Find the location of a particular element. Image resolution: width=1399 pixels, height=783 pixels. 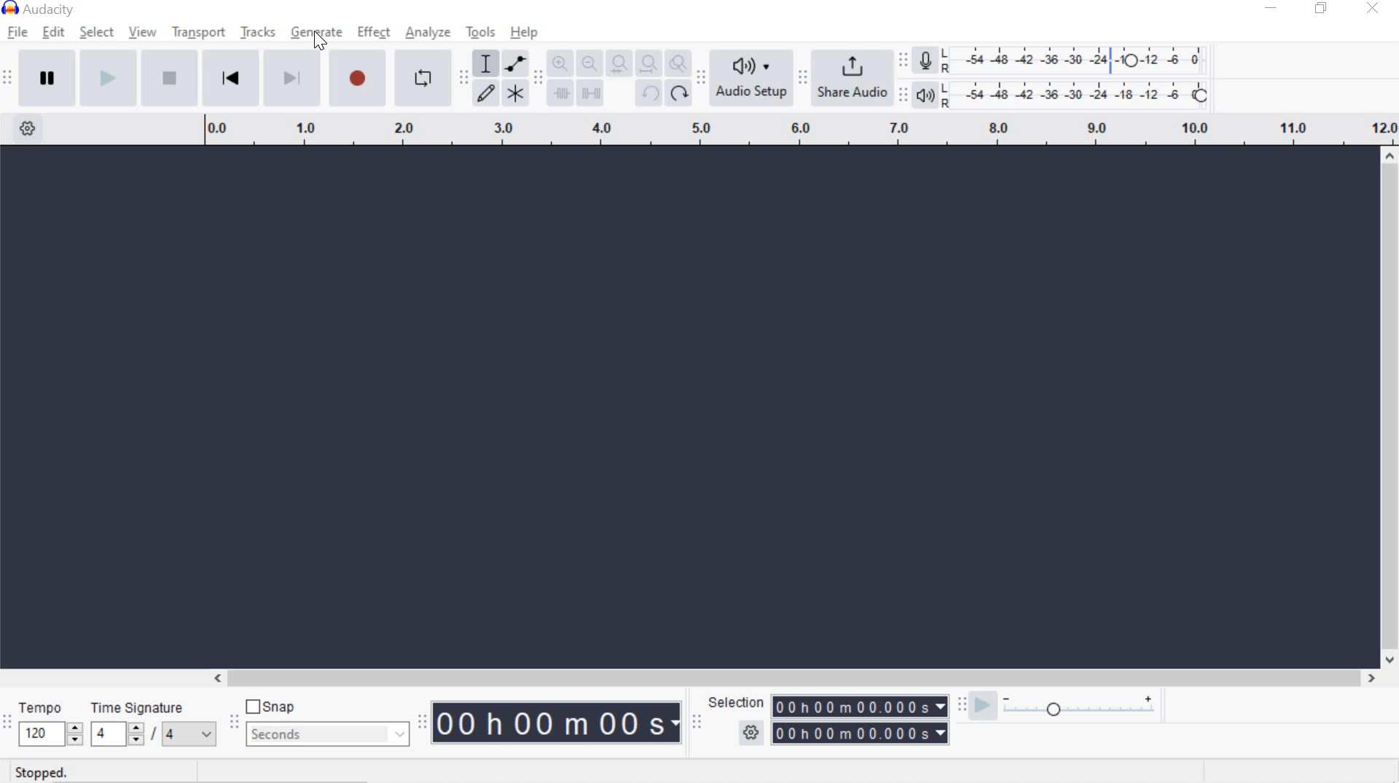

Multi-tool is located at coordinates (514, 93).